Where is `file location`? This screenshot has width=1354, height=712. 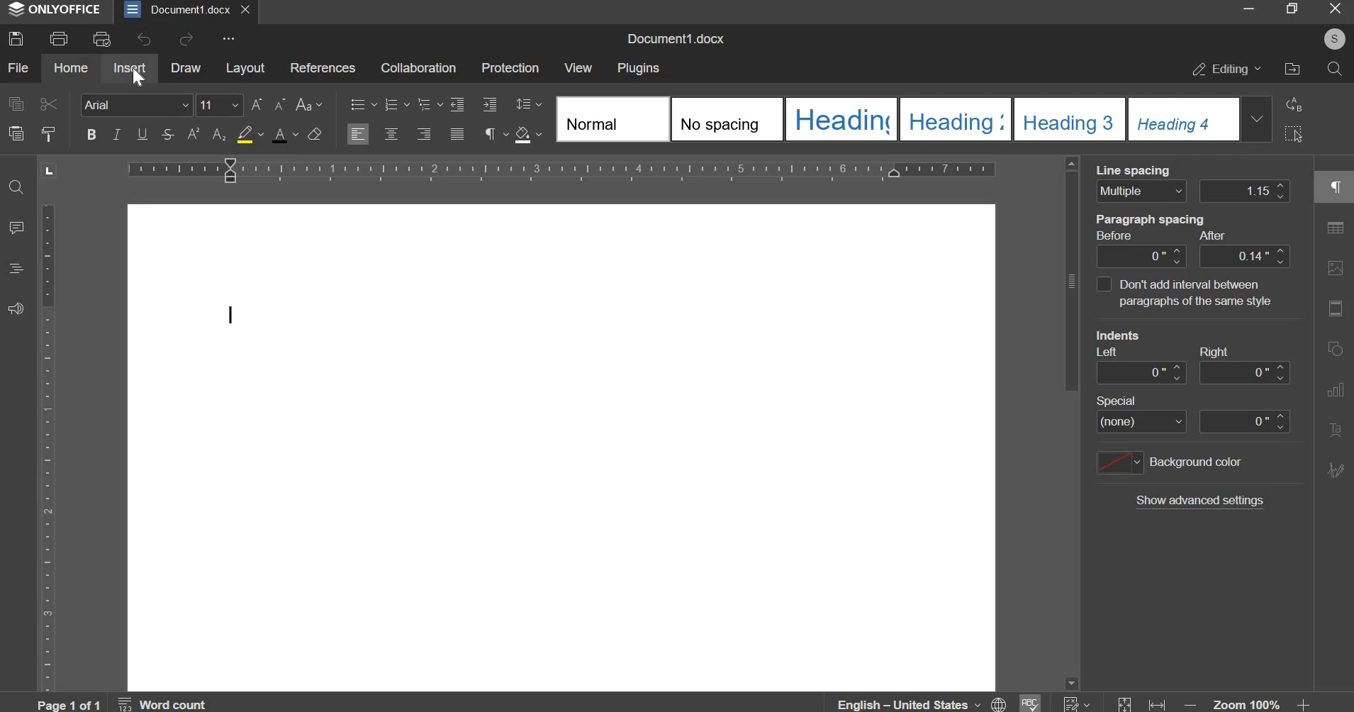
file location is located at coordinates (1291, 69).